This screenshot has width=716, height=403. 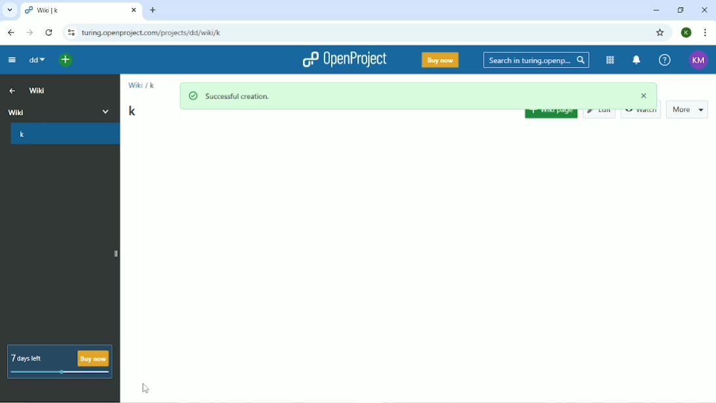 What do you see at coordinates (153, 33) in the screenshot?
I see `Site` at bounding box center [153, 33].